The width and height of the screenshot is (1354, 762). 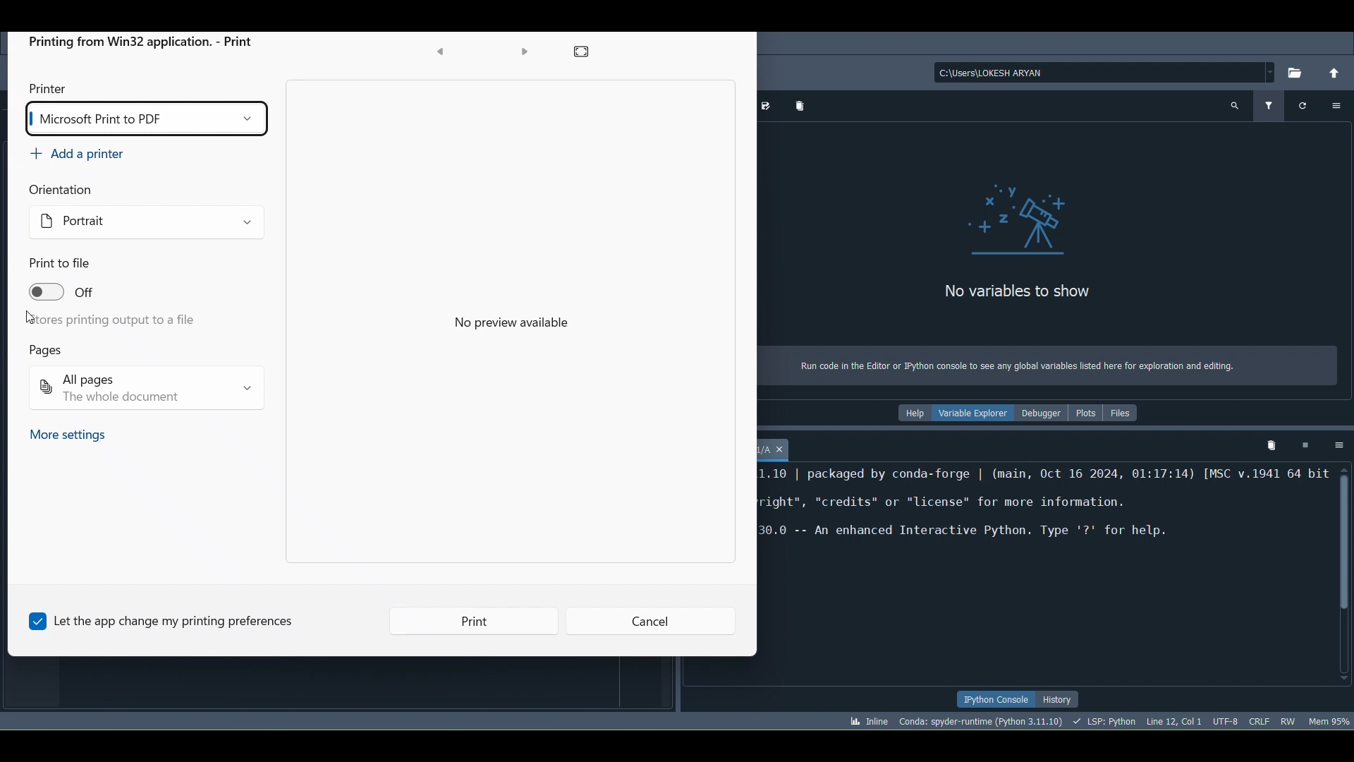 What do you see at coordinates (1304, 105) in the screenshot?
I see `Refresh variables` at bounding box center [1304, 105].